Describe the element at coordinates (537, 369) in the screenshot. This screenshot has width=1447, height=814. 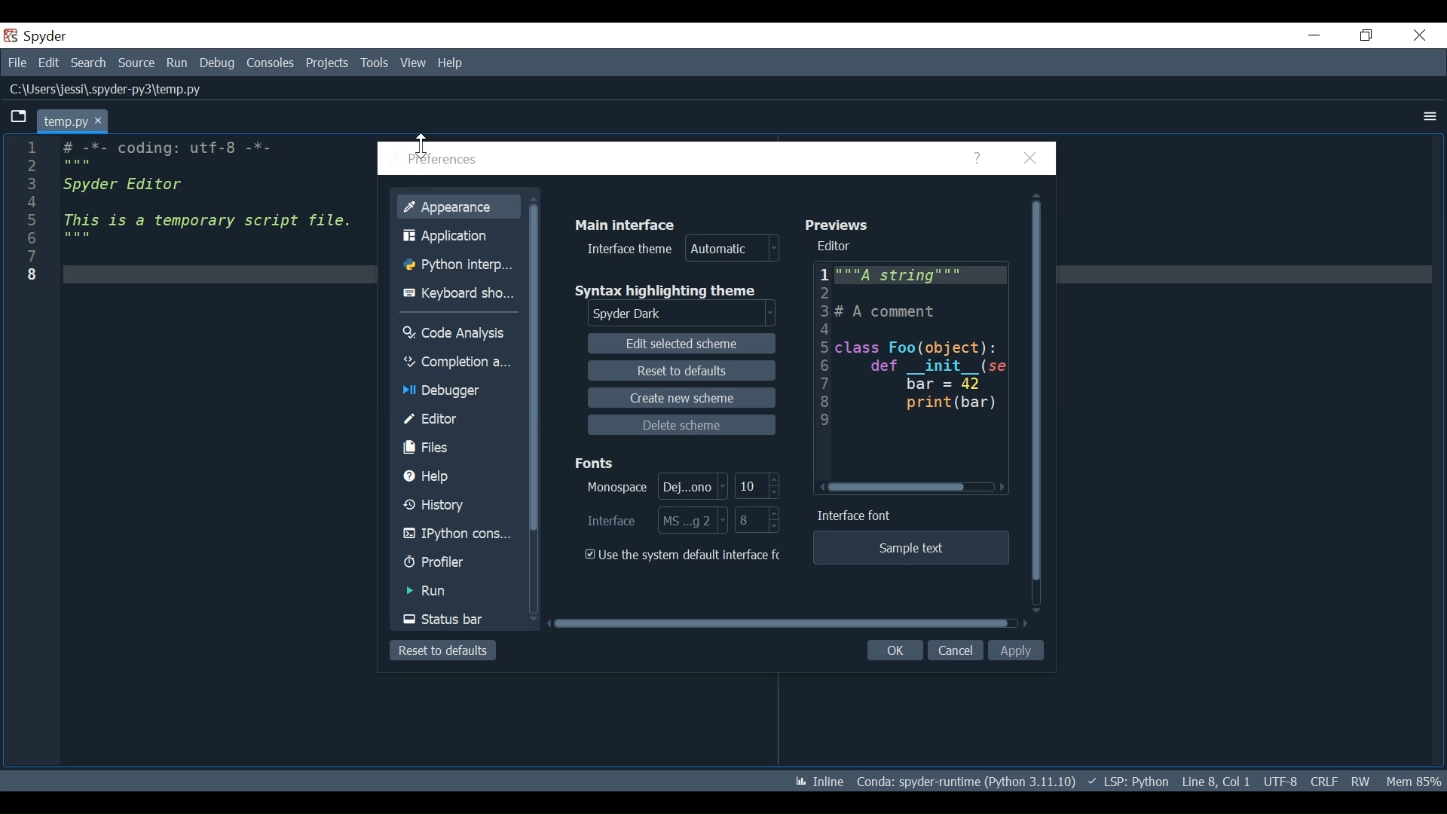
I see `Vertical Scroll bar` at that location.